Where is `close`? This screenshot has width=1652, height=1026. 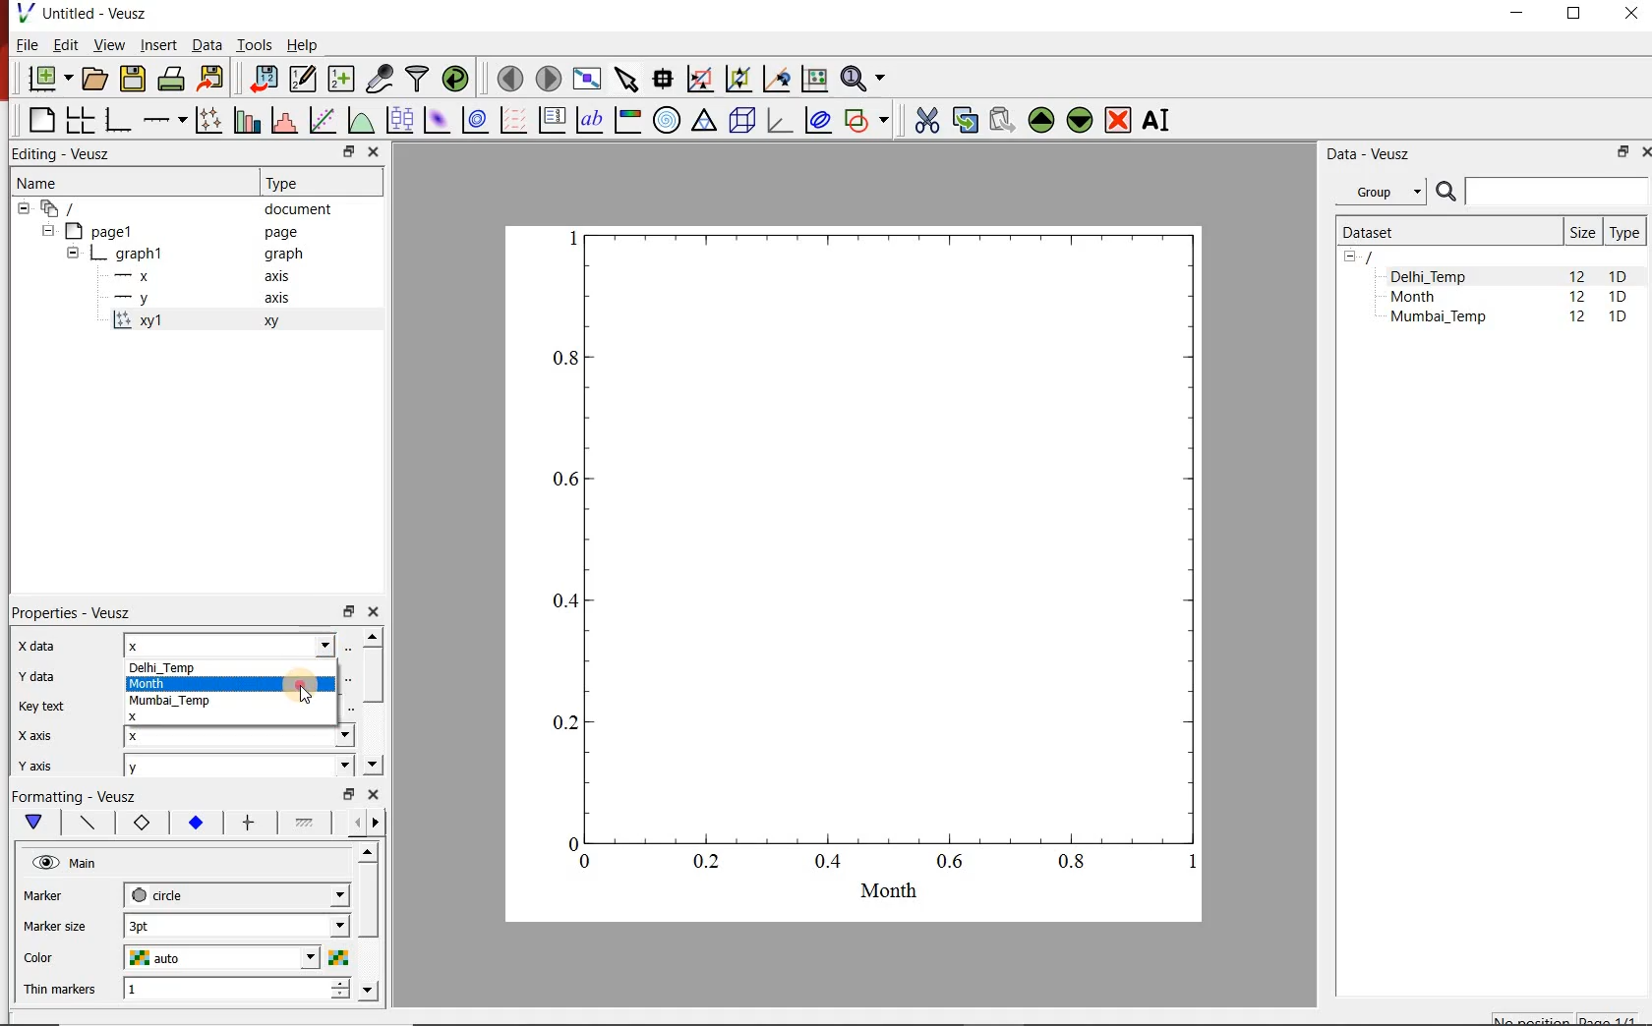
close is located at coordinates (372, 612).